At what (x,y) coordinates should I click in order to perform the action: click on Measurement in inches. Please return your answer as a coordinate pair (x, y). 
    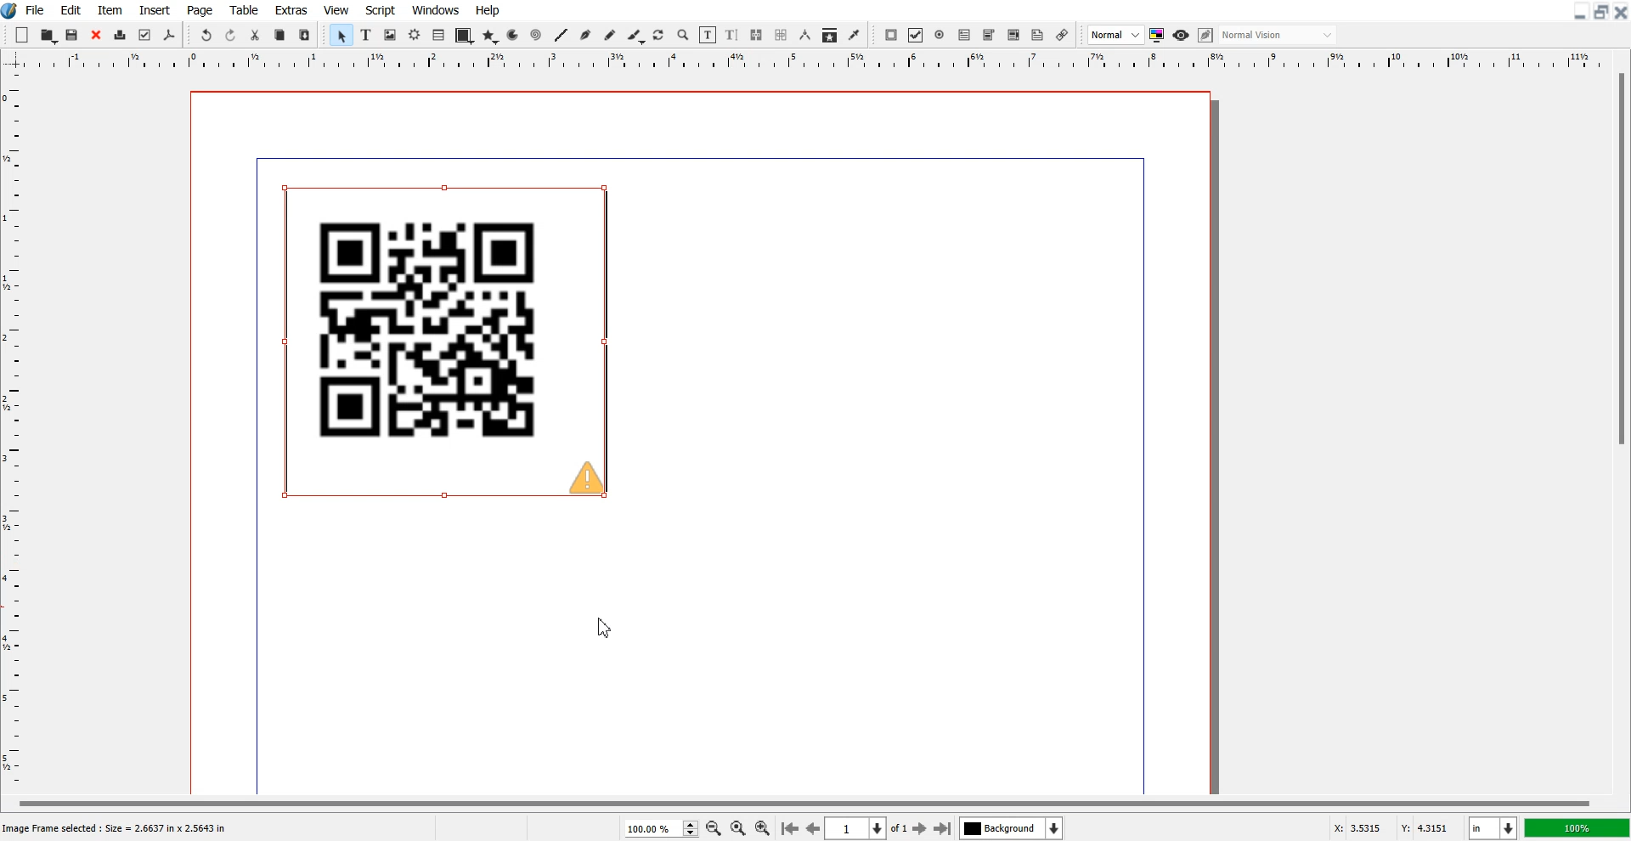
    Looking at the image, I should click on (1493, 827).